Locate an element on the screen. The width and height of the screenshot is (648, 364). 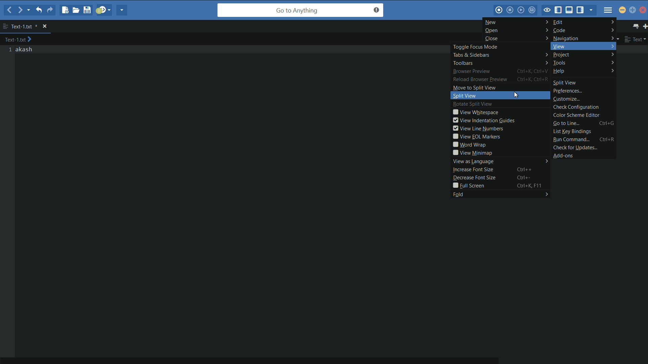
help is located at coordinates (584, 72).